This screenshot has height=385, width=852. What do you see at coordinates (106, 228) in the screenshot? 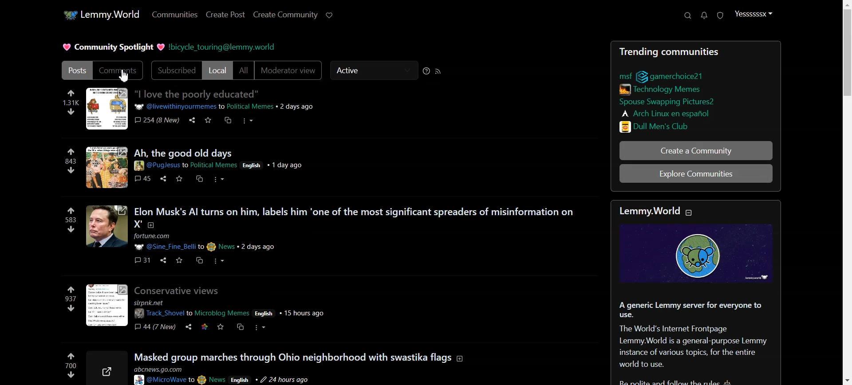
I see `image` at bounding box center [106, 228].